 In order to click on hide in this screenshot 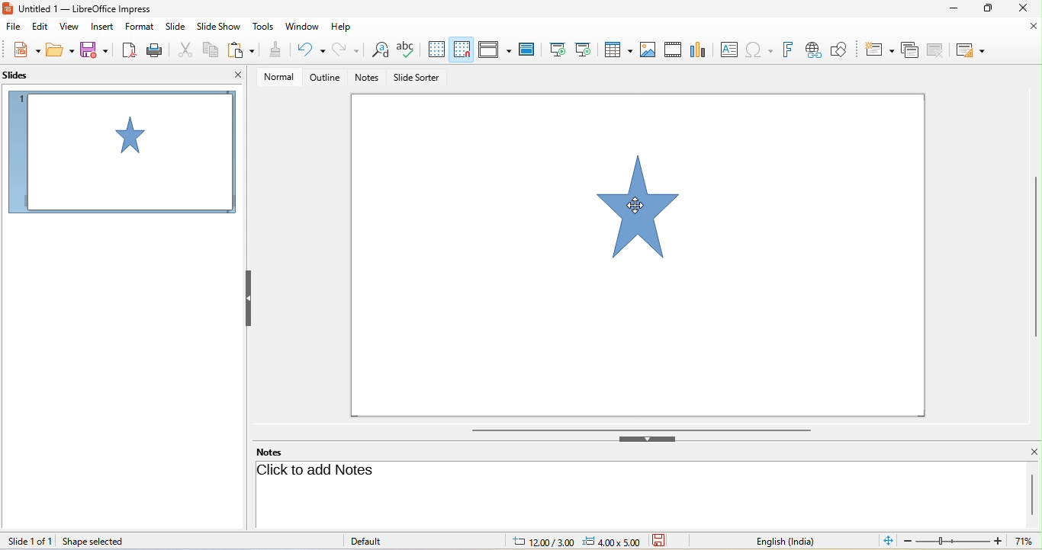, I will do `click(648, 439)`.